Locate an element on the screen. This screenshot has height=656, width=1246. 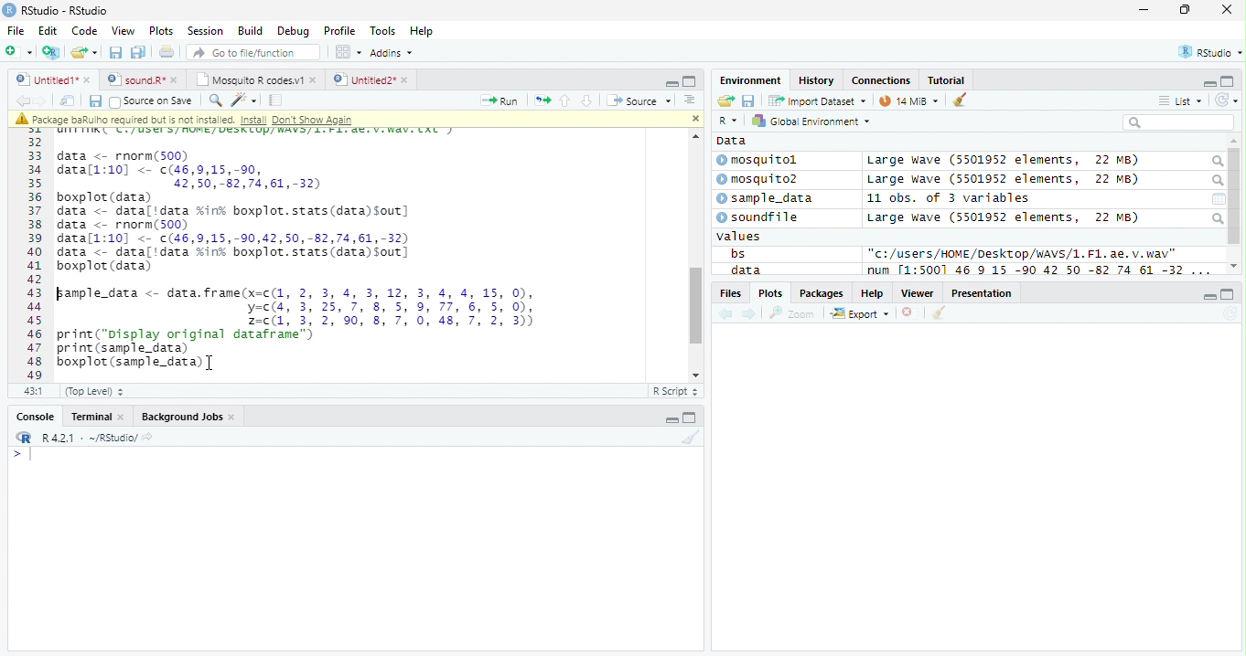
11 obs. of 3 variables is located at coordinates (949, 198).